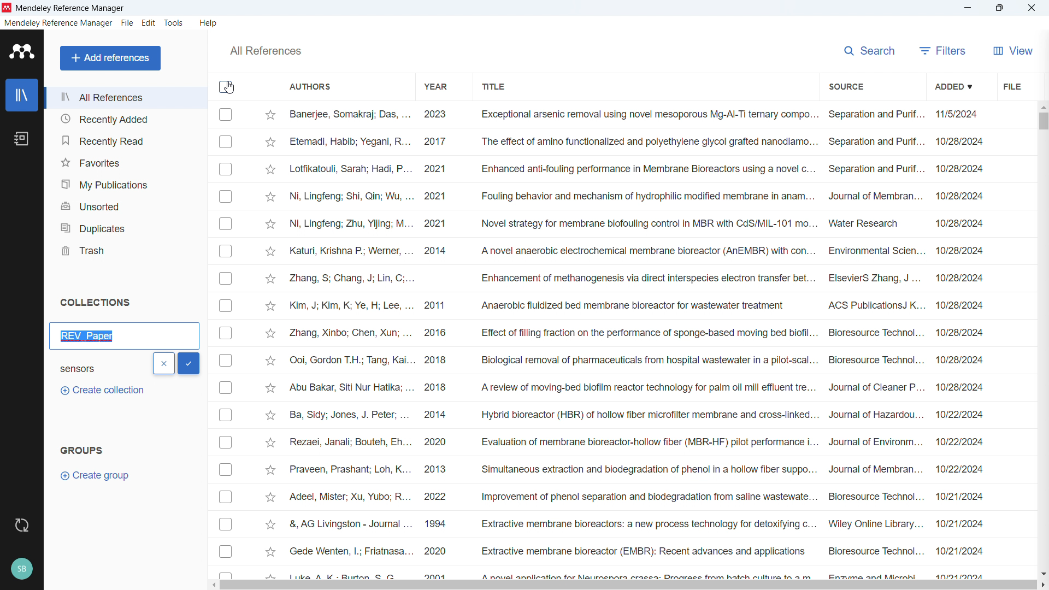 The image size is (1049, 590). I want to click on Star mark respective publication, so click(270, 552).